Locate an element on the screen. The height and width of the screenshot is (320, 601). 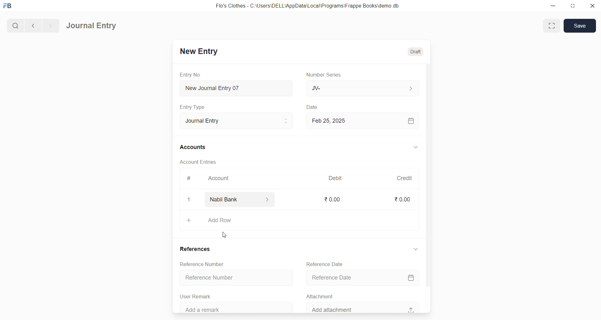
Add Row is located at coordinates (300, 221).